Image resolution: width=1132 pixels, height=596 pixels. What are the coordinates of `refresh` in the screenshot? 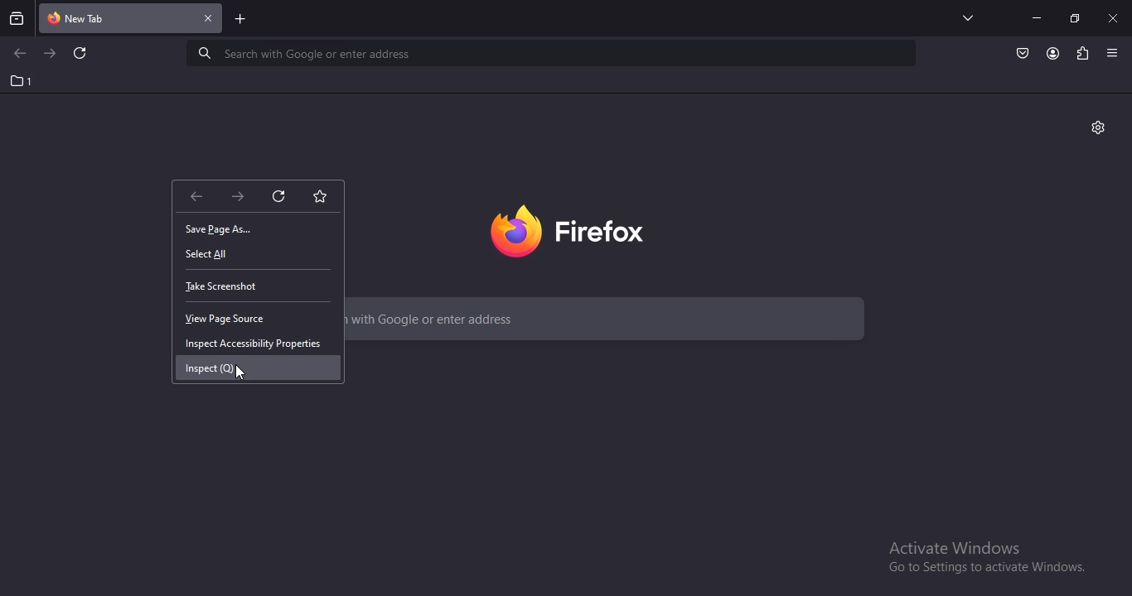 It's located at (81, 55).